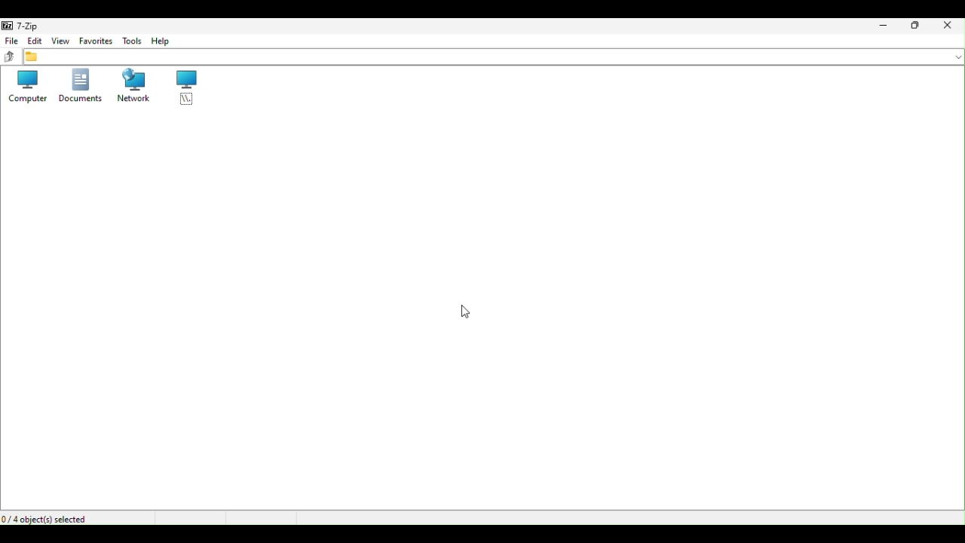 Image resolution: width=965 pixels, height=543 pixels. I want to click on File , so click(11, 41).